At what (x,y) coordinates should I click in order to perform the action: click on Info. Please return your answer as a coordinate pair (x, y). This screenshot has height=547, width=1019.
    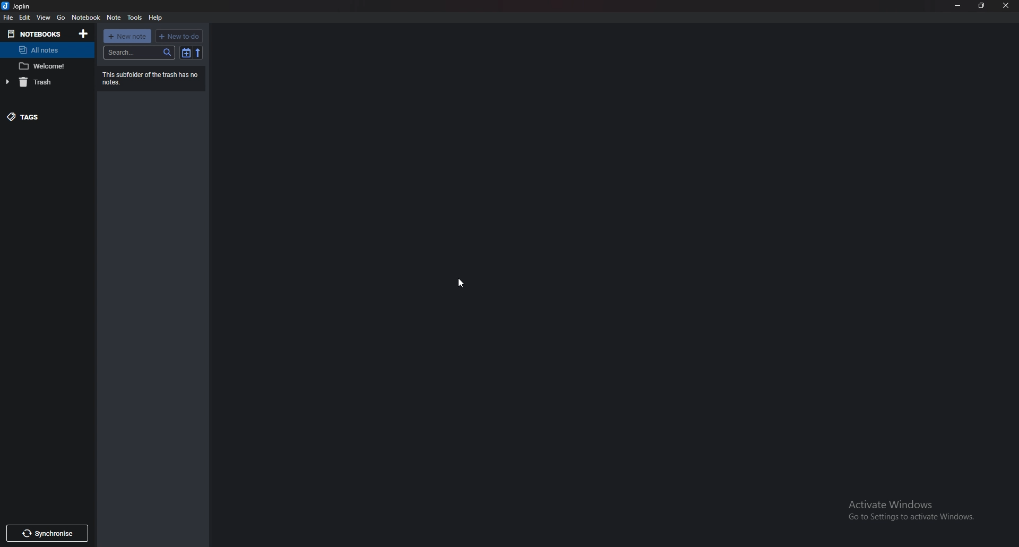
    Looking at the image, I should click on (151, 78).